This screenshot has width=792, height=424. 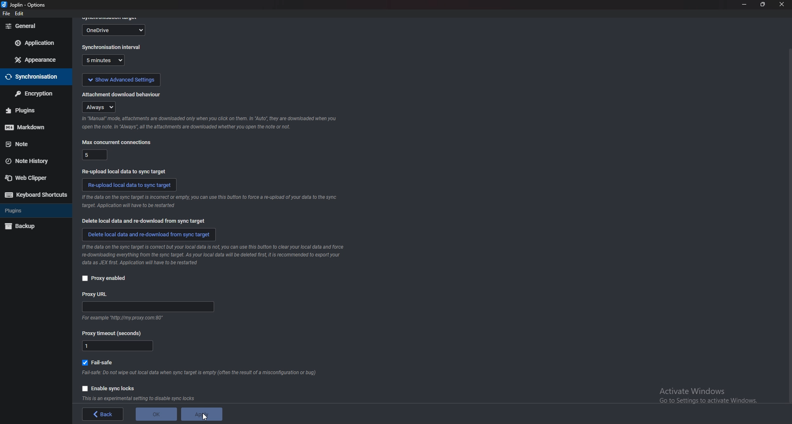 I want to click on scroll bar, so click(x=789, y=226).